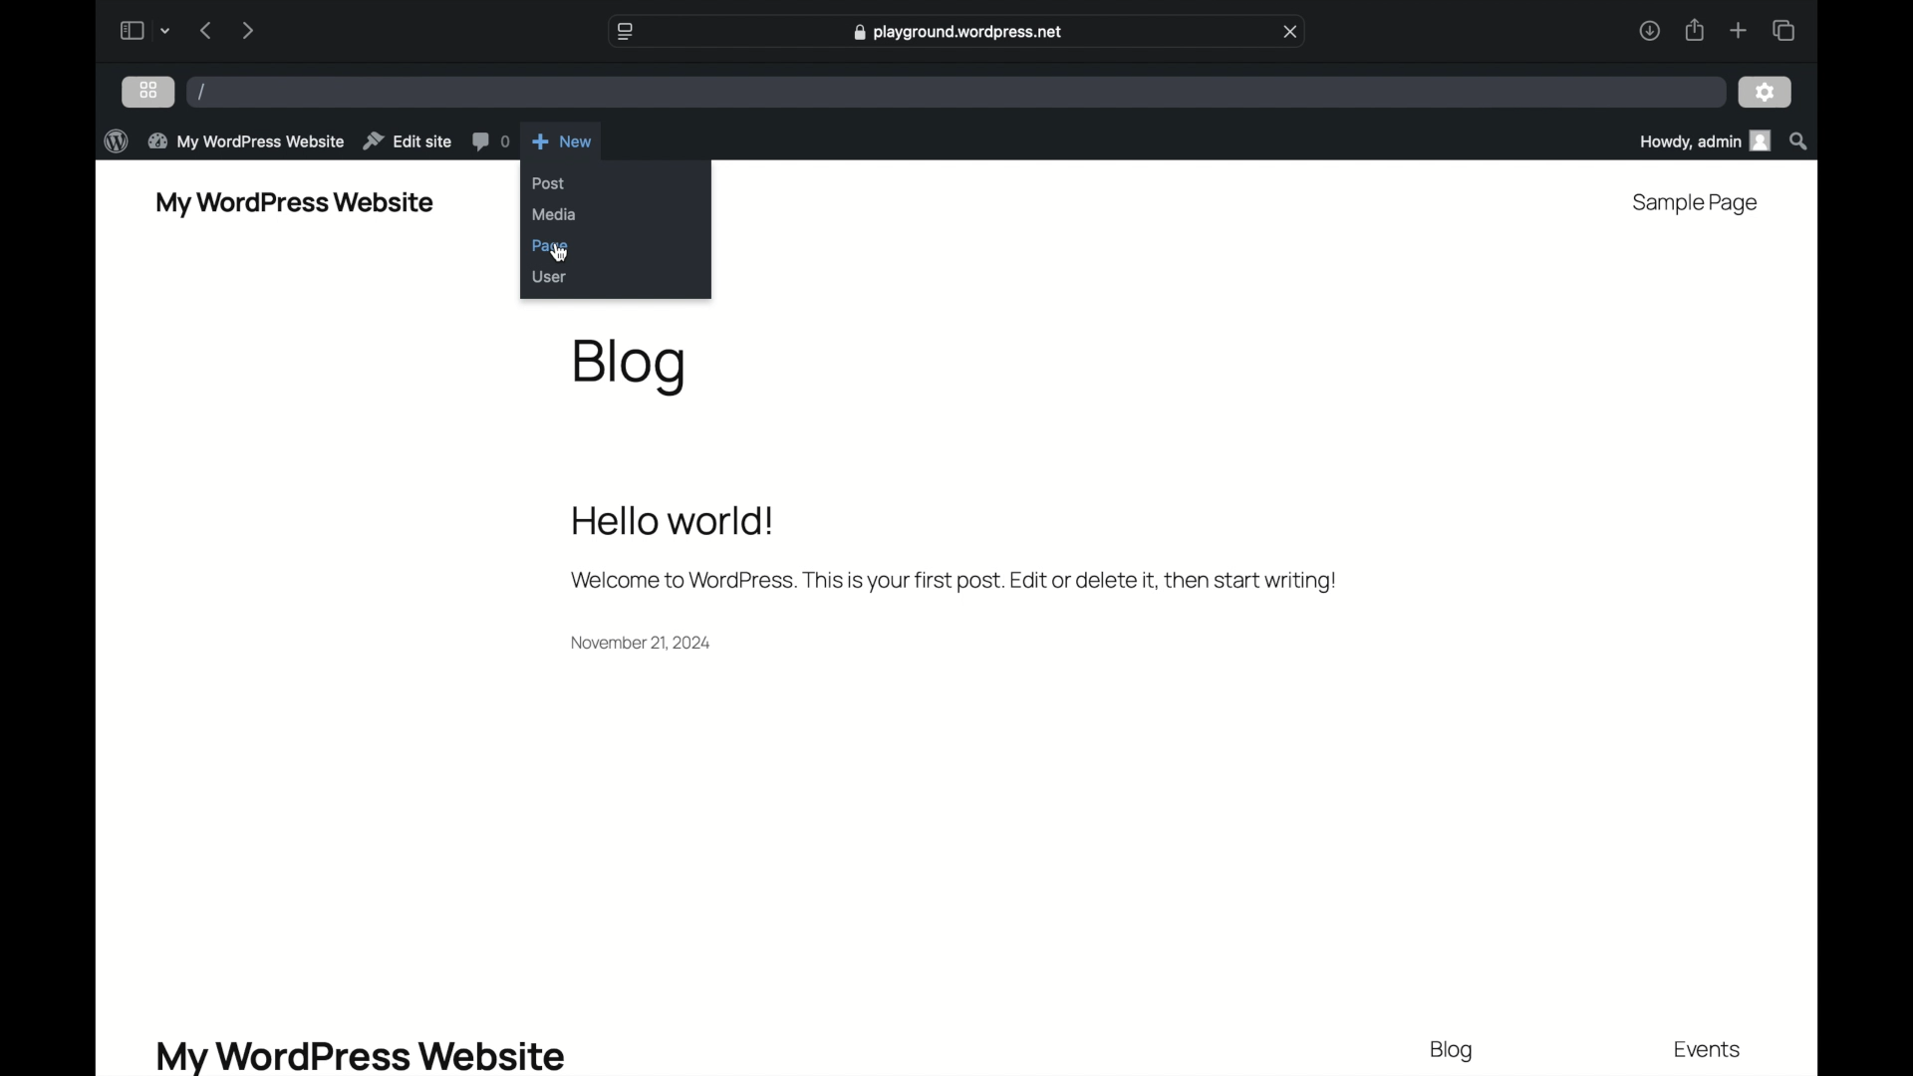 The width and height of the screenshot is (1913, 1076). What do you see at coordinates (1798, 140) in the screenshot?
I see `search` at bounding box center [1798, 140].